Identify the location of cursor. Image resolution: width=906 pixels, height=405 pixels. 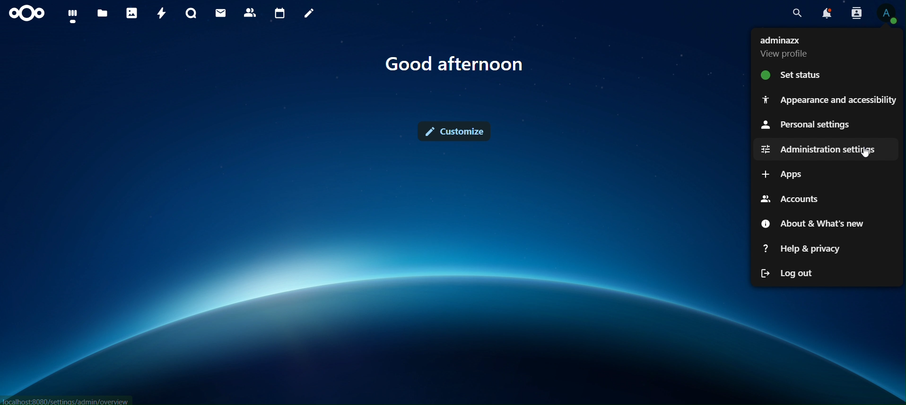
(865, 153).